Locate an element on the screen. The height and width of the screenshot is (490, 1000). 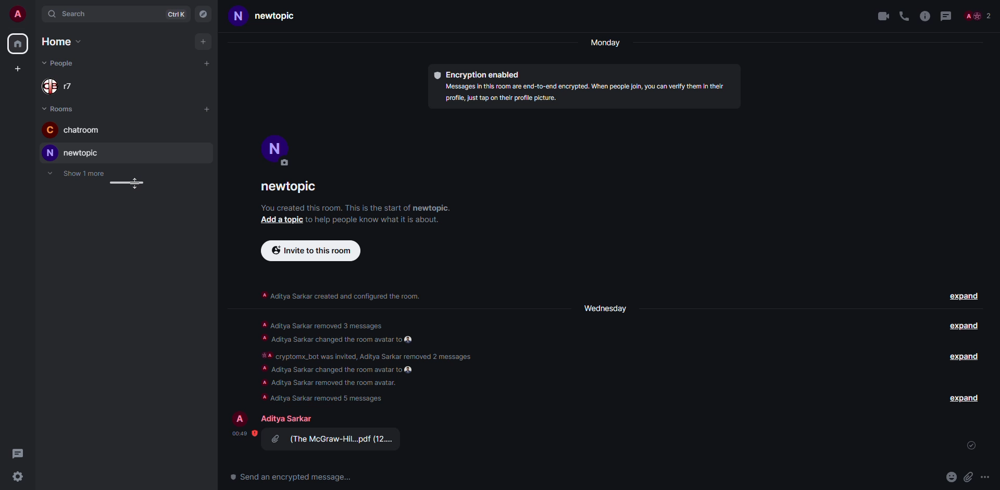
file is located at coordinates (333, 440).